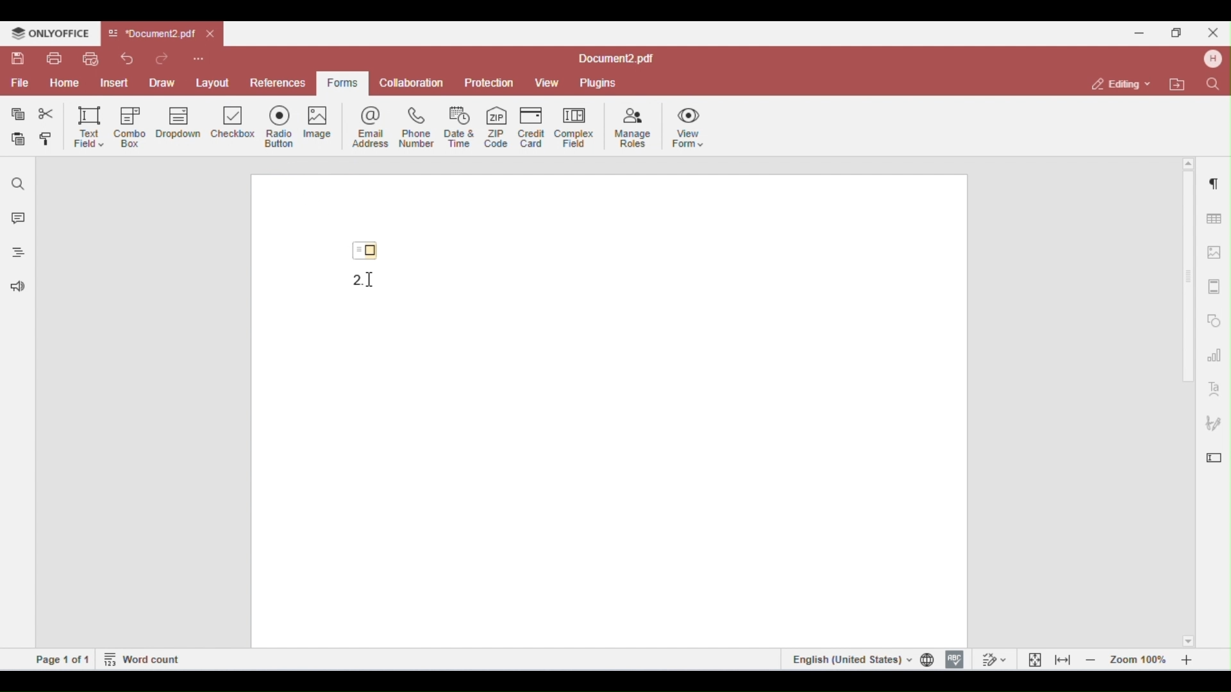 The width and height of the screenshot is (1231, 692). What do you see at coordinates (1213, 286) in the screenshot?
I see `header and footer settings` at bounding box center [1213, 286].